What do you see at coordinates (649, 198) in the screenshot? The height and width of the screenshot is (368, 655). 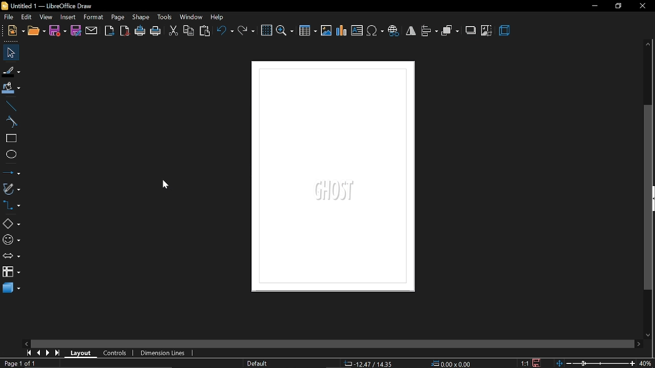 I see `vertical scrollbar` at bounding box center [649, 198].